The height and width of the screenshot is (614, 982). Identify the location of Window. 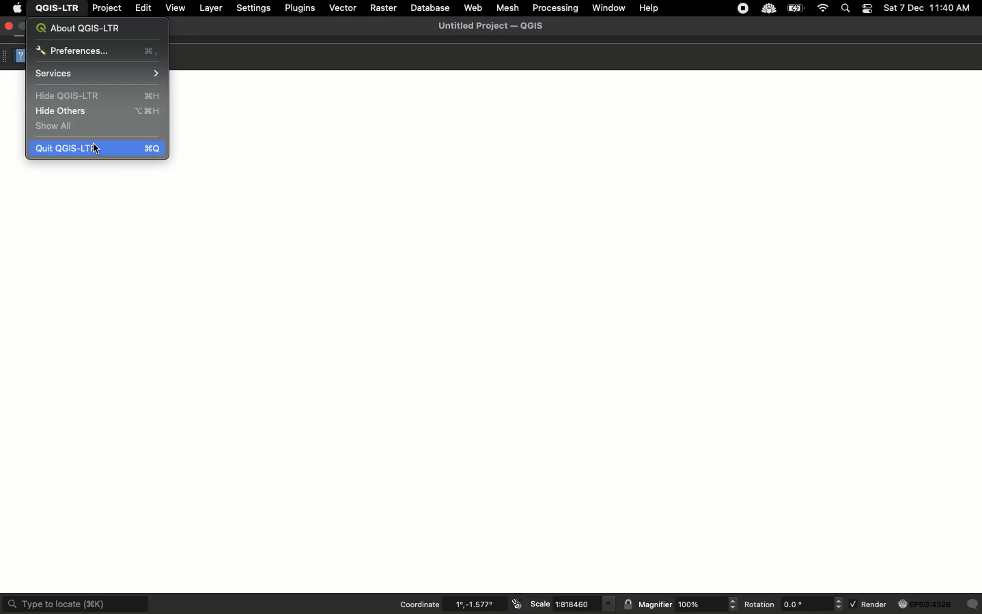
(608, 8).